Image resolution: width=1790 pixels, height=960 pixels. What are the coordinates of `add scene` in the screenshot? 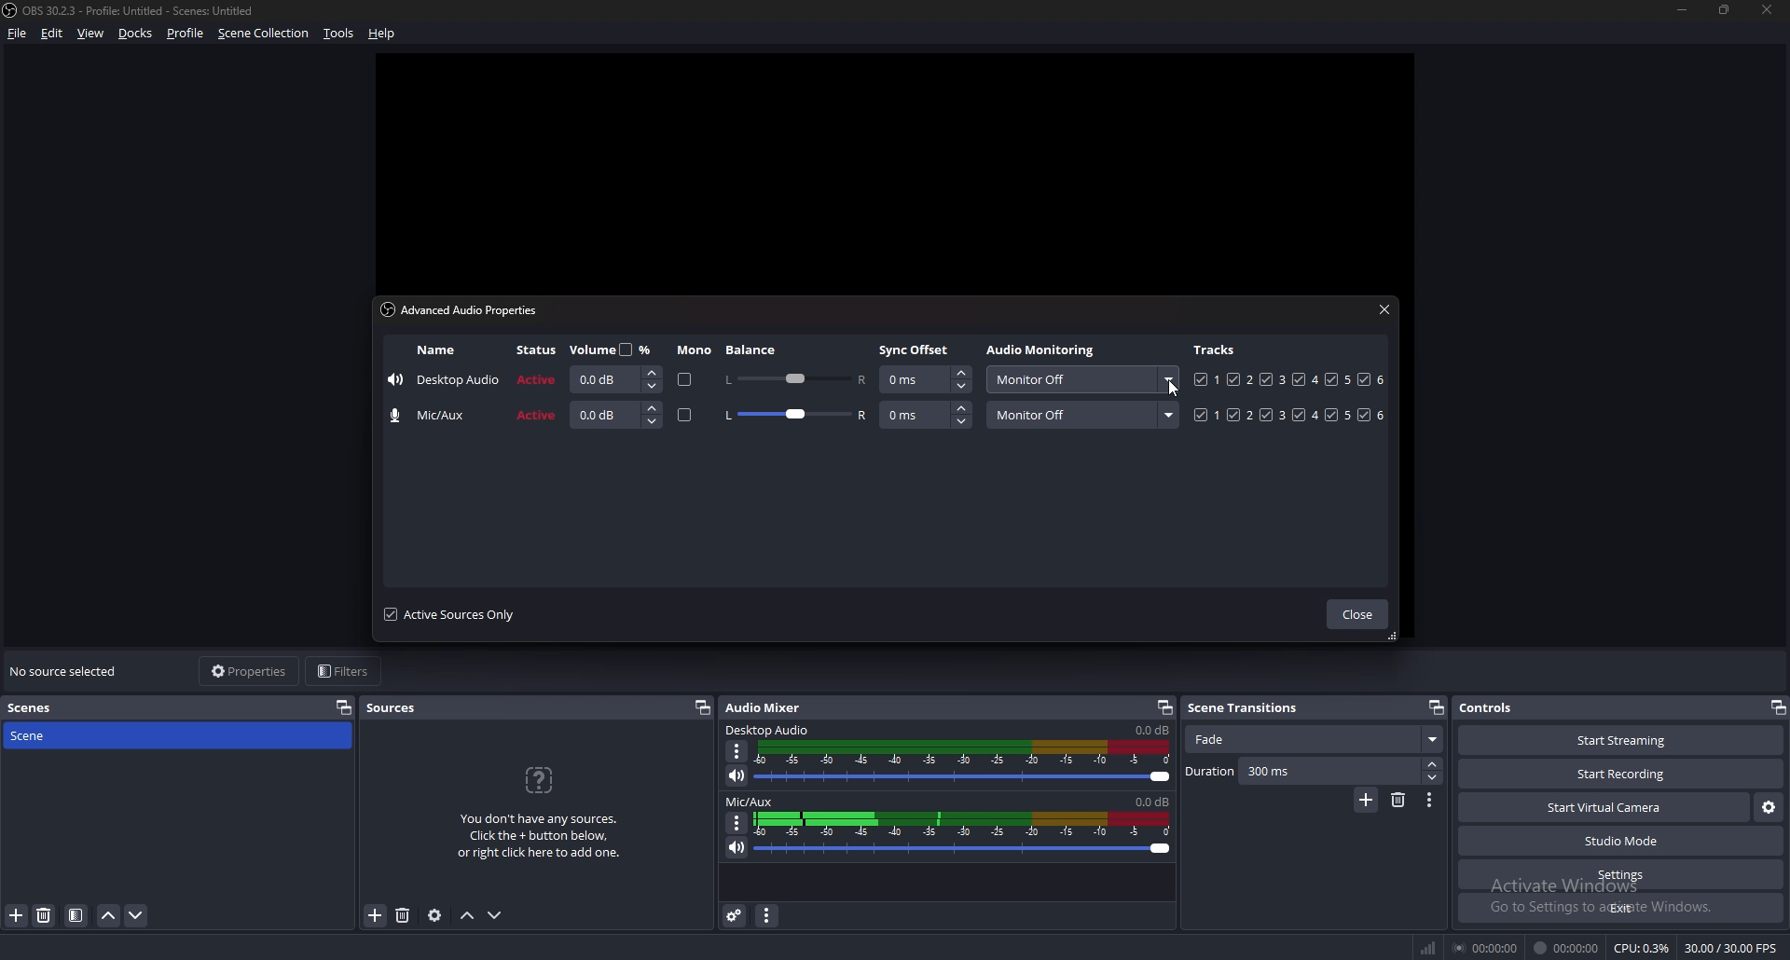 It's located at (1366, 801).